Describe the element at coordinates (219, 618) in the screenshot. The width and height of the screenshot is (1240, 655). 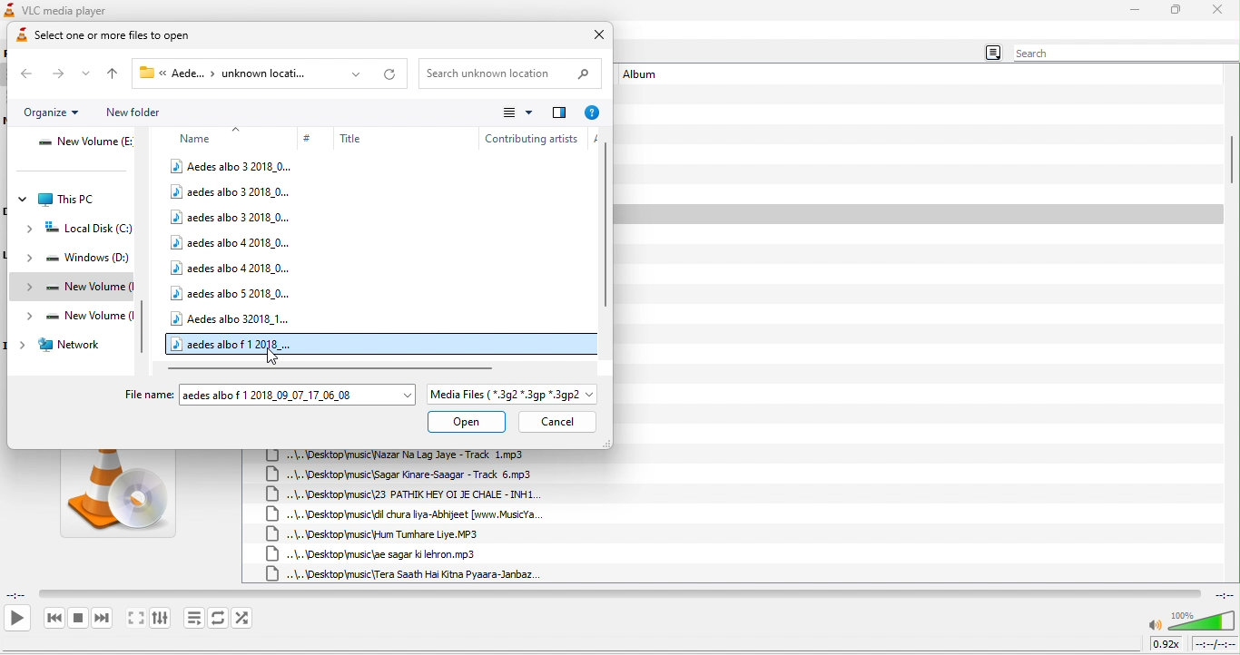
I see `toggle between loop all` at that location.